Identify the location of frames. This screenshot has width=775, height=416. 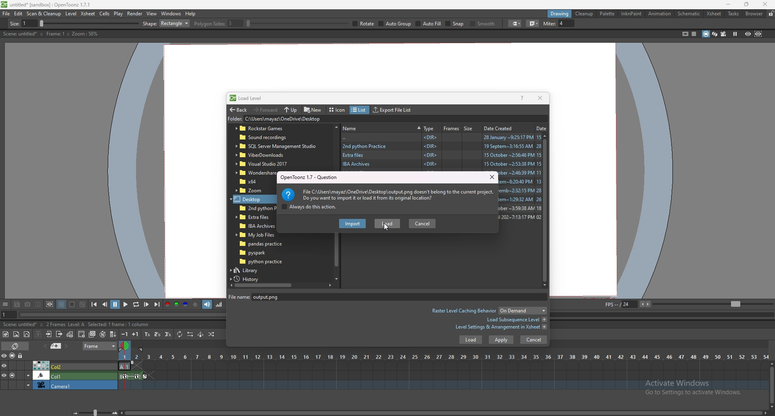
(452, 128).